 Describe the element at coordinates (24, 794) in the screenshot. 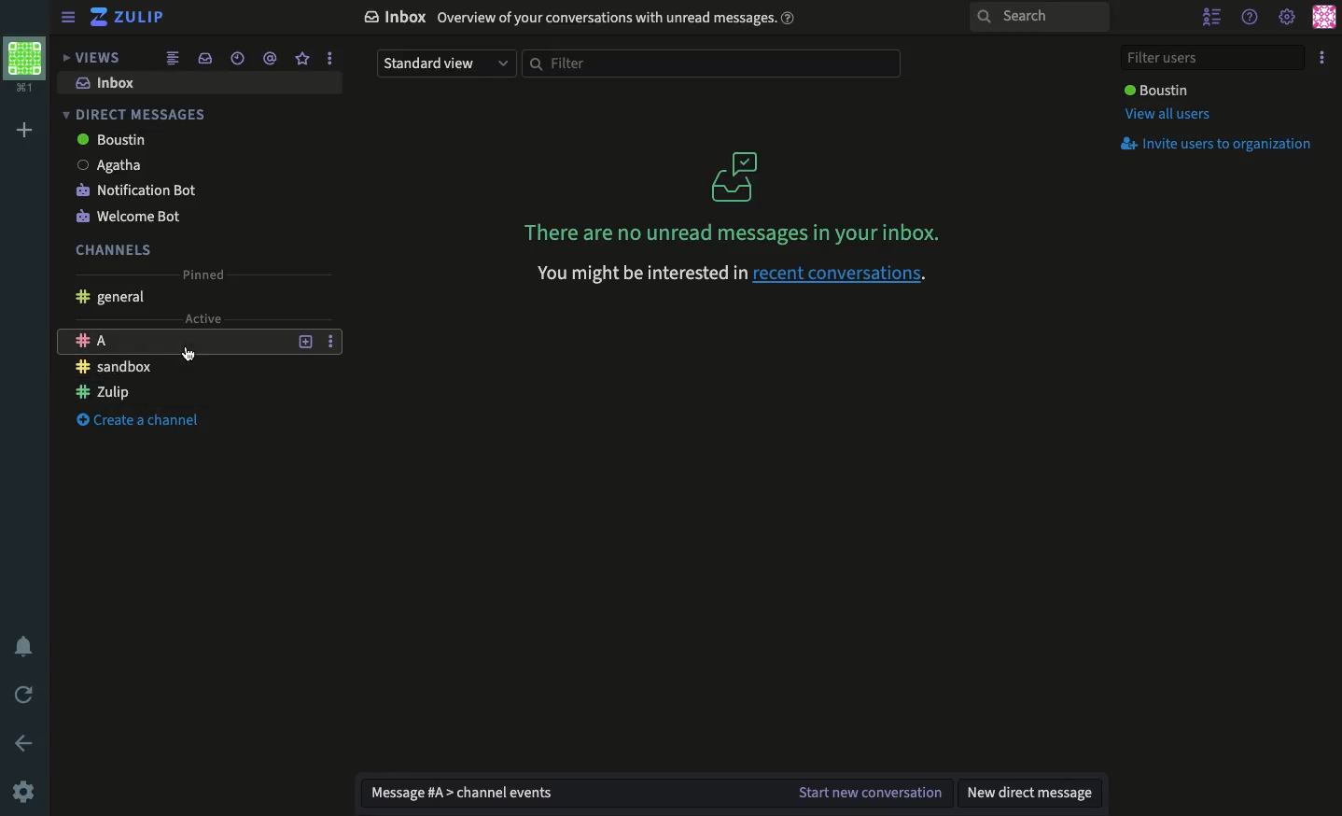

I see `Settings` at that location.